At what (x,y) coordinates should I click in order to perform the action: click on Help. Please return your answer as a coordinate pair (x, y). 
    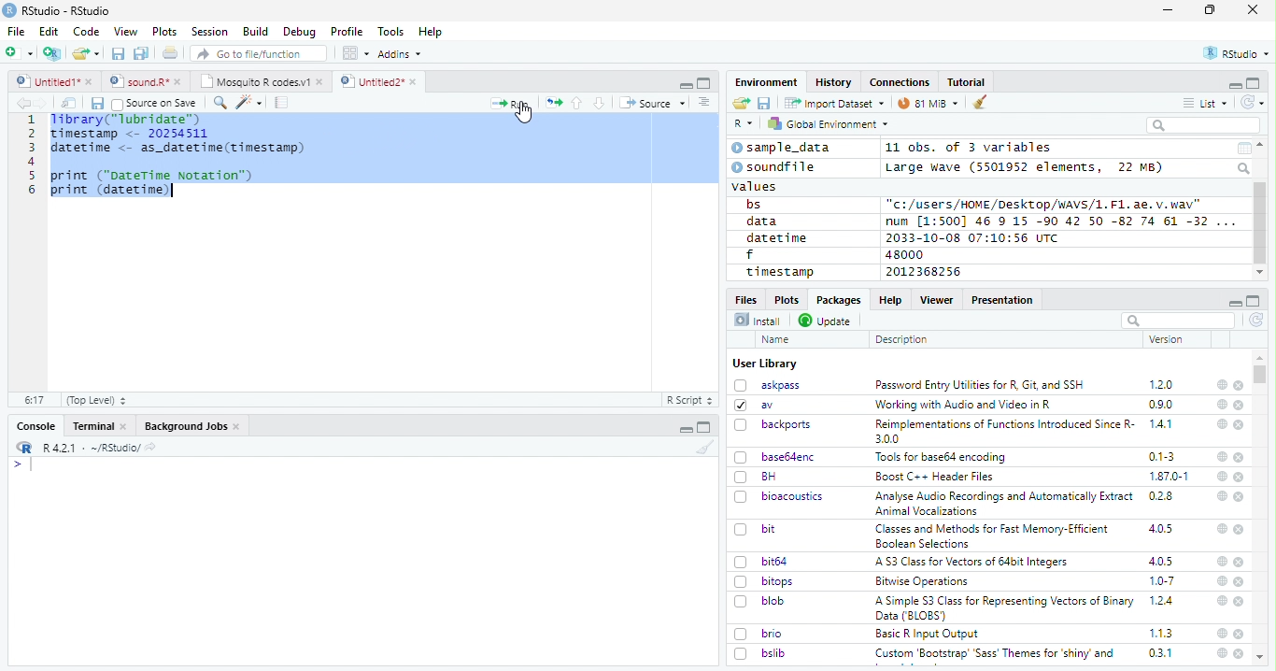
    Looking at the image, I should click on (431, 33).